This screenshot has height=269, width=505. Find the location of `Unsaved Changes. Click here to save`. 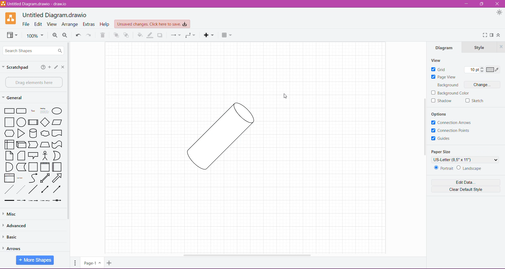

Unsaved Changes. Click here to save is located at coordinates (151, 23).